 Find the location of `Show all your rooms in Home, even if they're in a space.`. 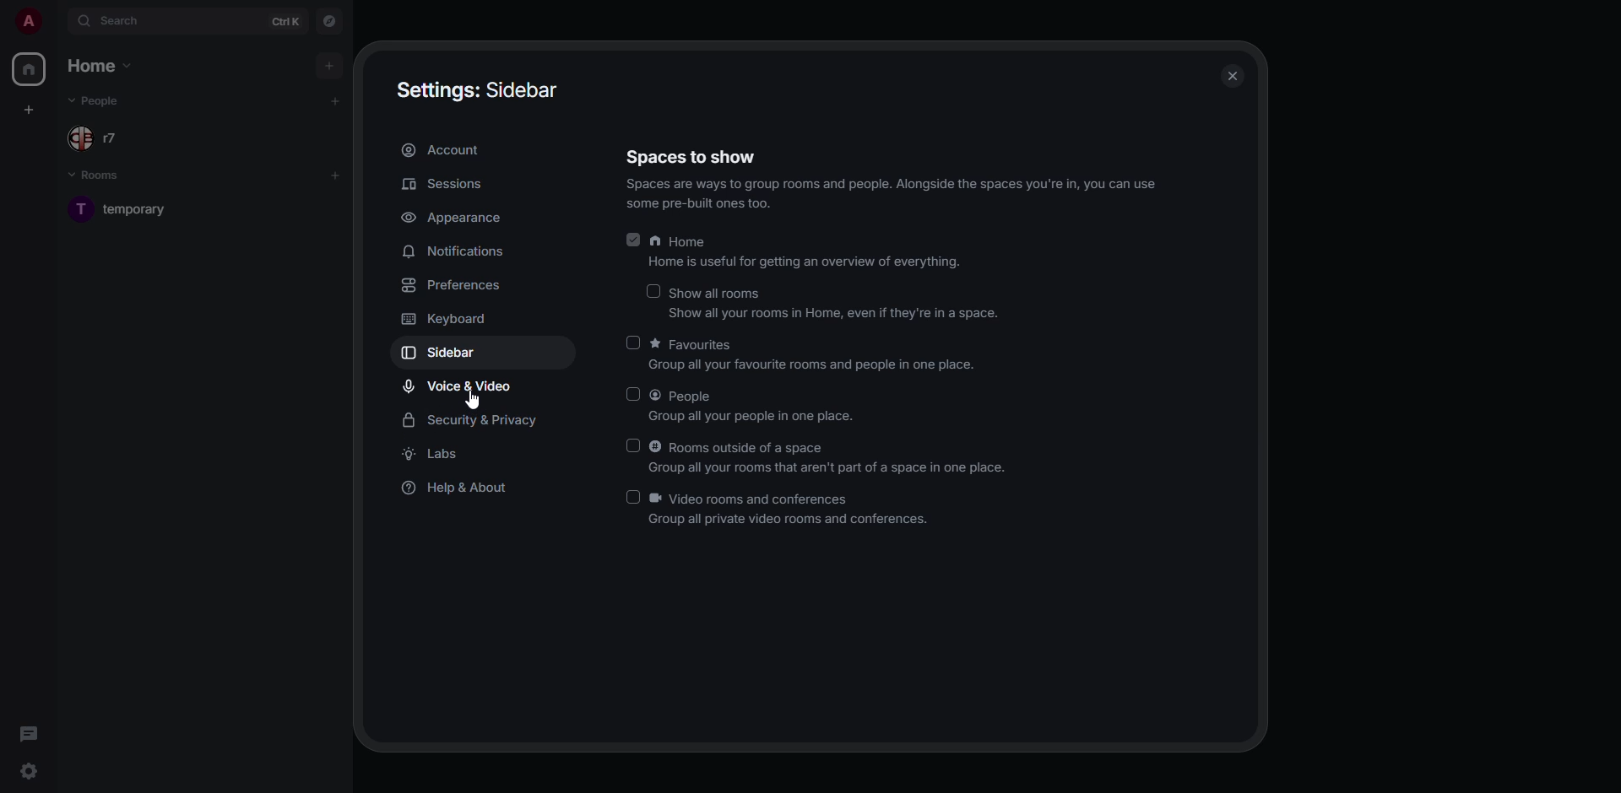

Show all your rooms in Home, even if they're in a space. is located at coordinates (822, 316).